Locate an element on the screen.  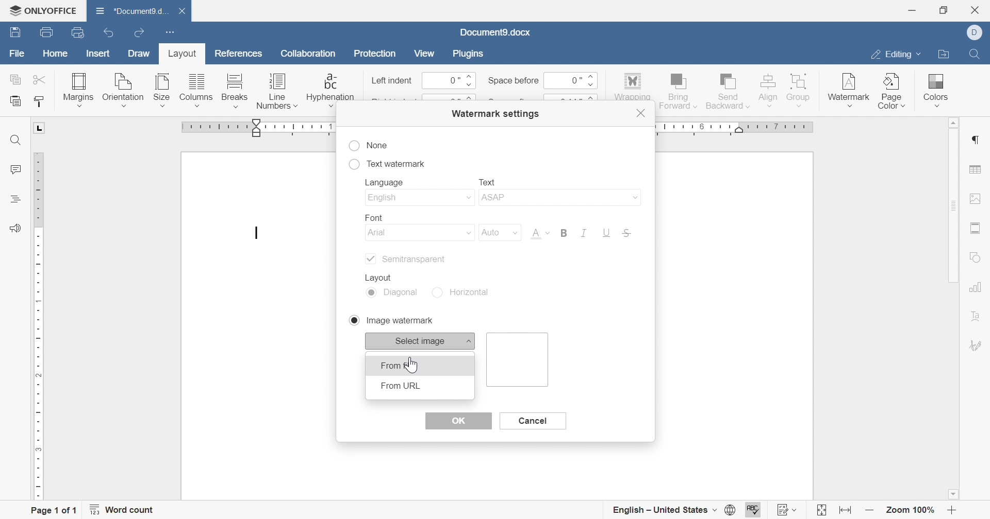
align is located at coordinates (767, 89).